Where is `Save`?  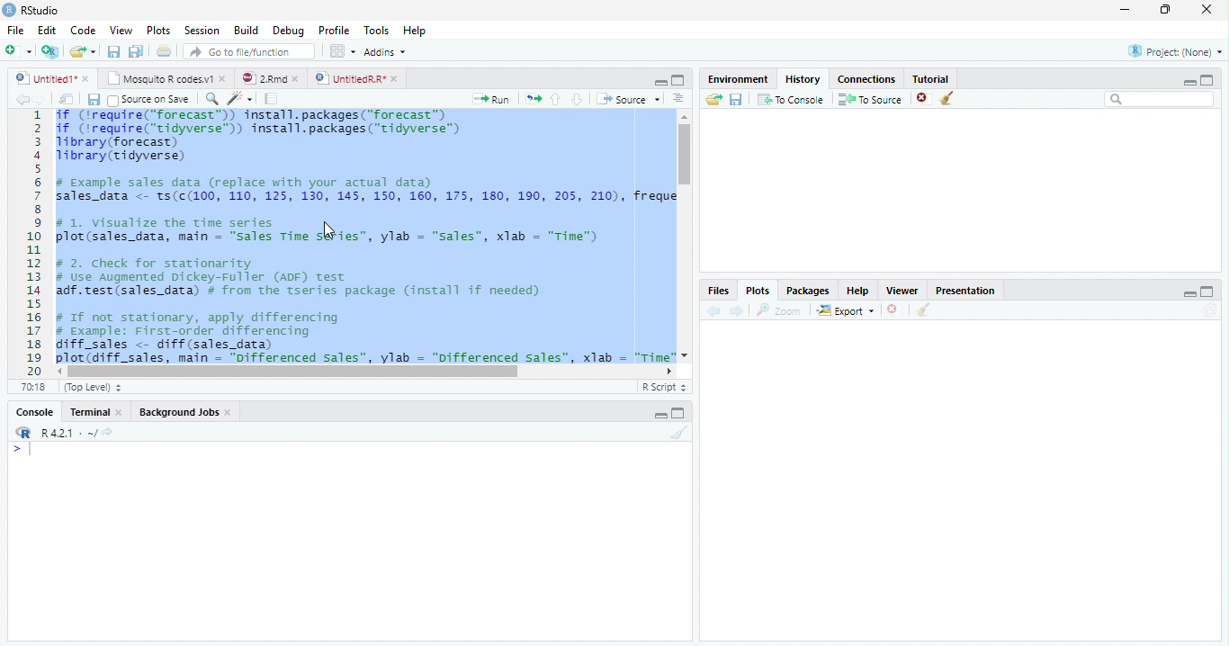
Save is located at coordinates (112, 50).